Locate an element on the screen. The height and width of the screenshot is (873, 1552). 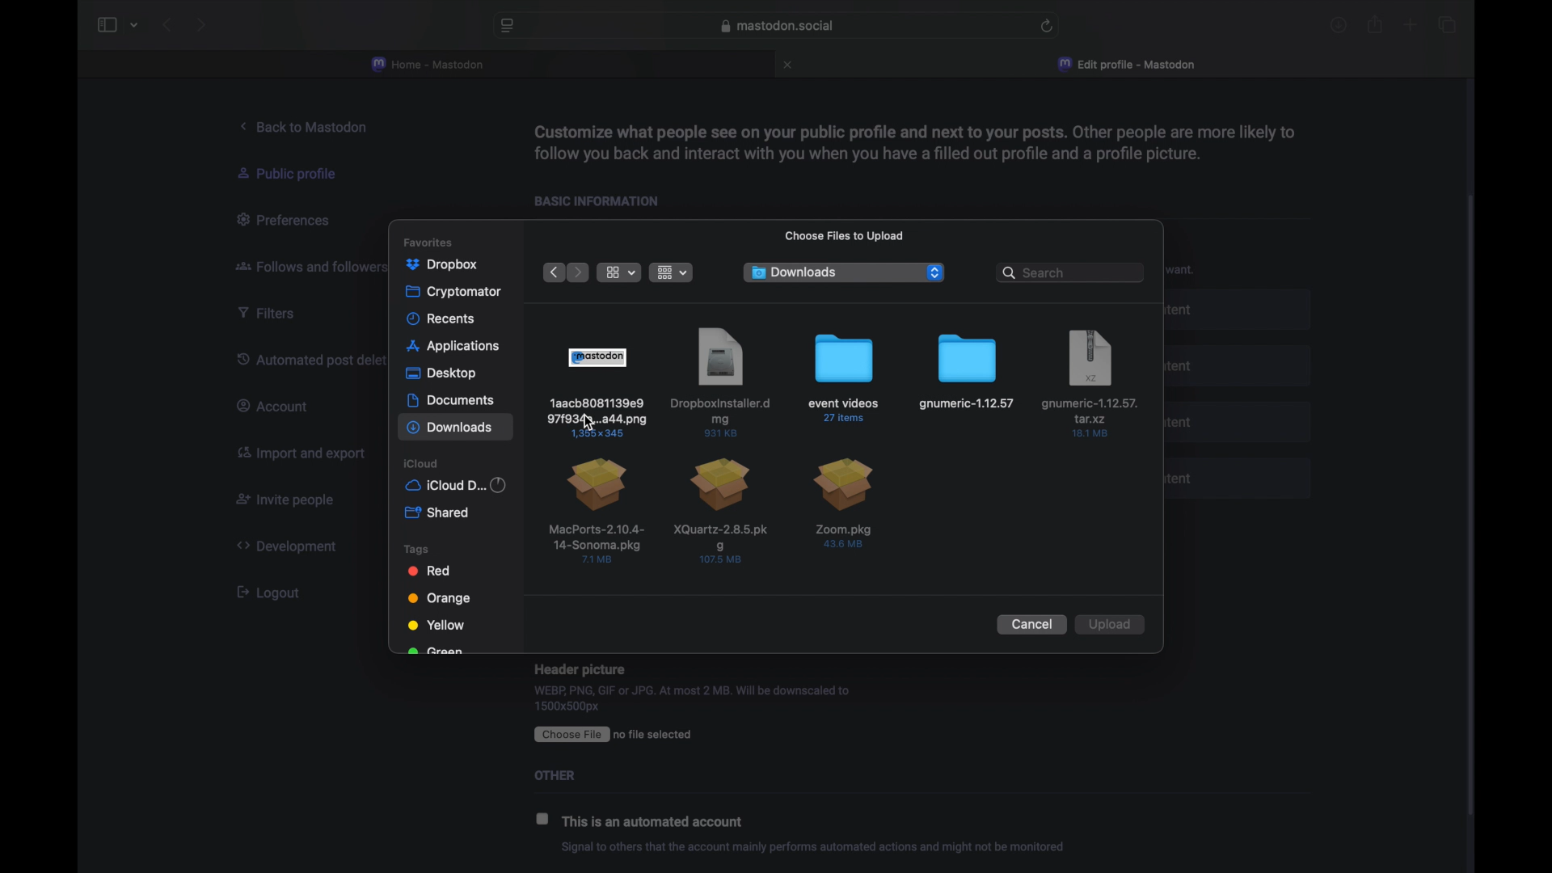
file is located at coordinates (598, 392).